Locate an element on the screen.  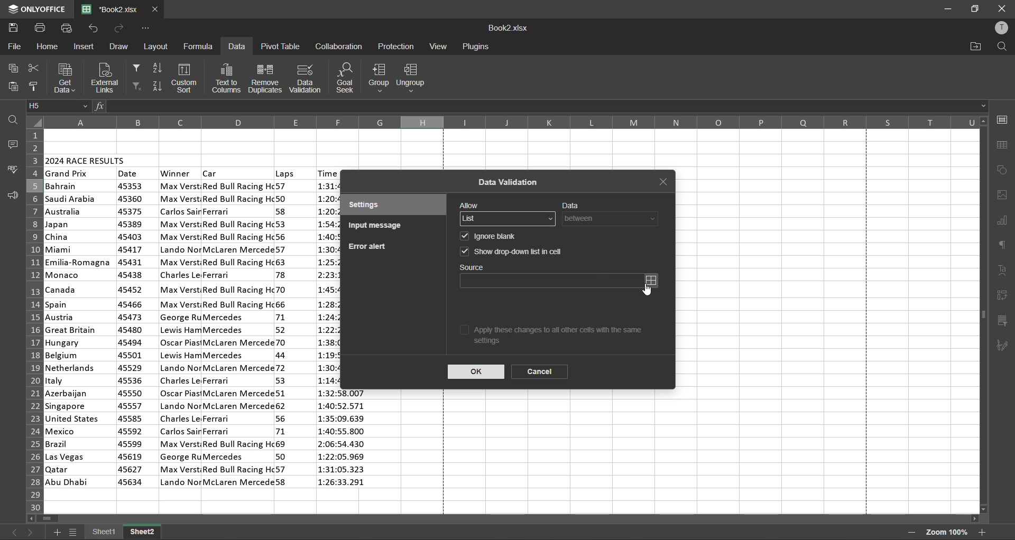
pivot table is located at coordinates (279, 46).